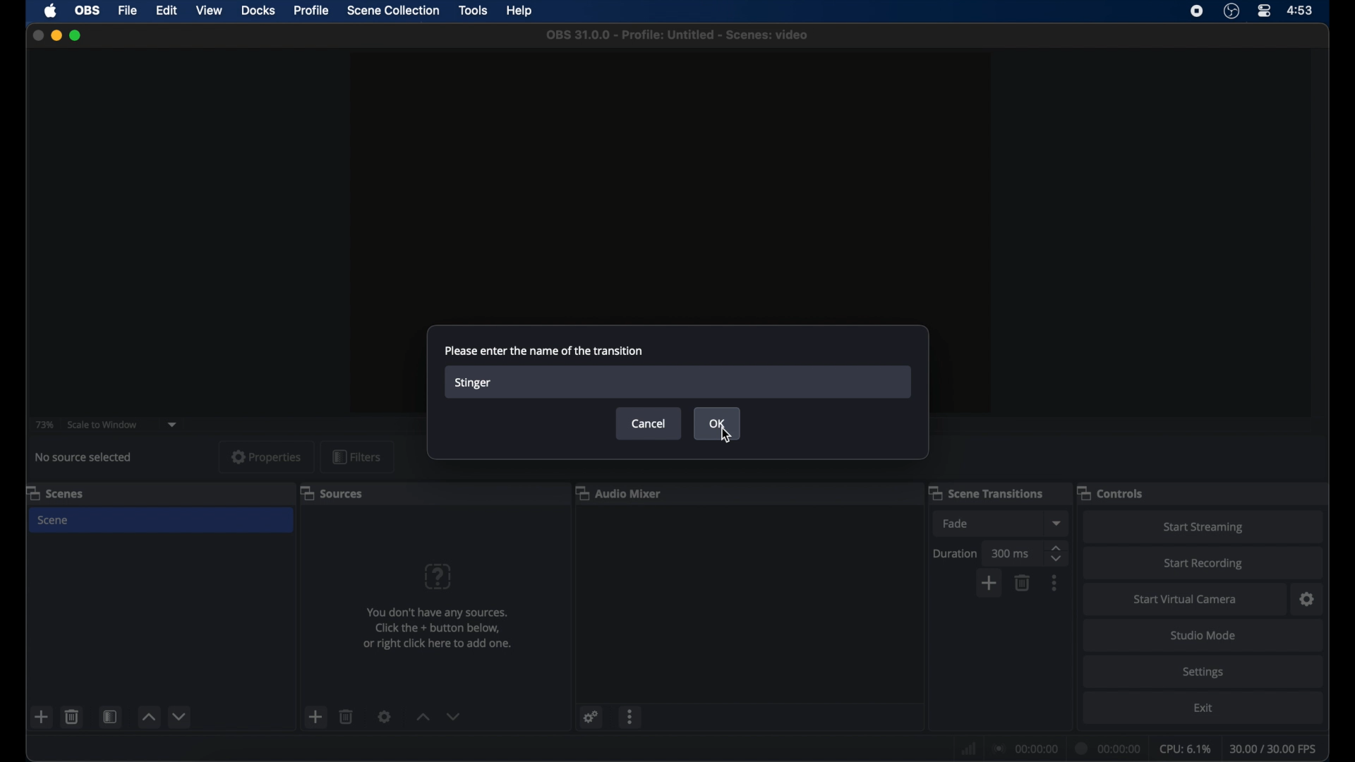 This screenshot has height=762, width=1355. I want to click on cpu, so click(1184, 748).